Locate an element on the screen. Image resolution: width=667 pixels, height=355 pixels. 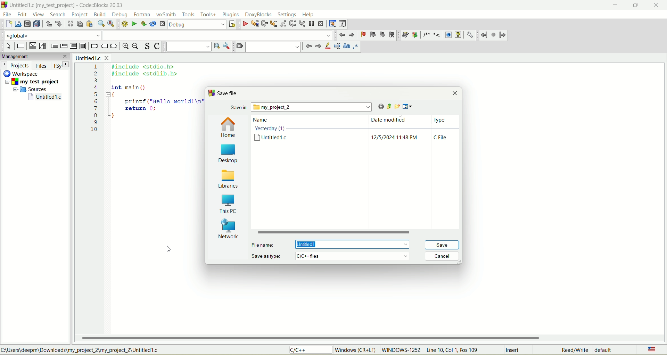
prev bookmark is located at coordinates (371, 34).